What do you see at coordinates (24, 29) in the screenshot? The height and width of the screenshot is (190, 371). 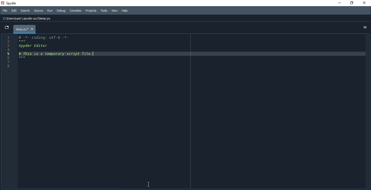 I see `tab title` at bounding box center [24, 29].